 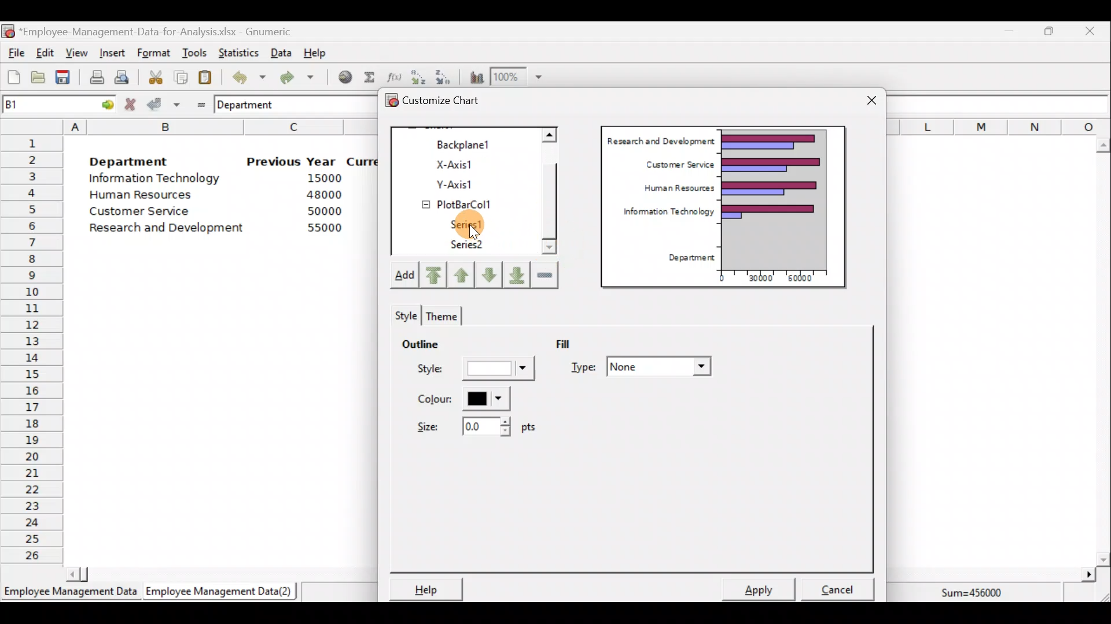 What do you see at coordinates (194, 54) in the screenshot?
I see `Tools` at bounding box center [194, 54].